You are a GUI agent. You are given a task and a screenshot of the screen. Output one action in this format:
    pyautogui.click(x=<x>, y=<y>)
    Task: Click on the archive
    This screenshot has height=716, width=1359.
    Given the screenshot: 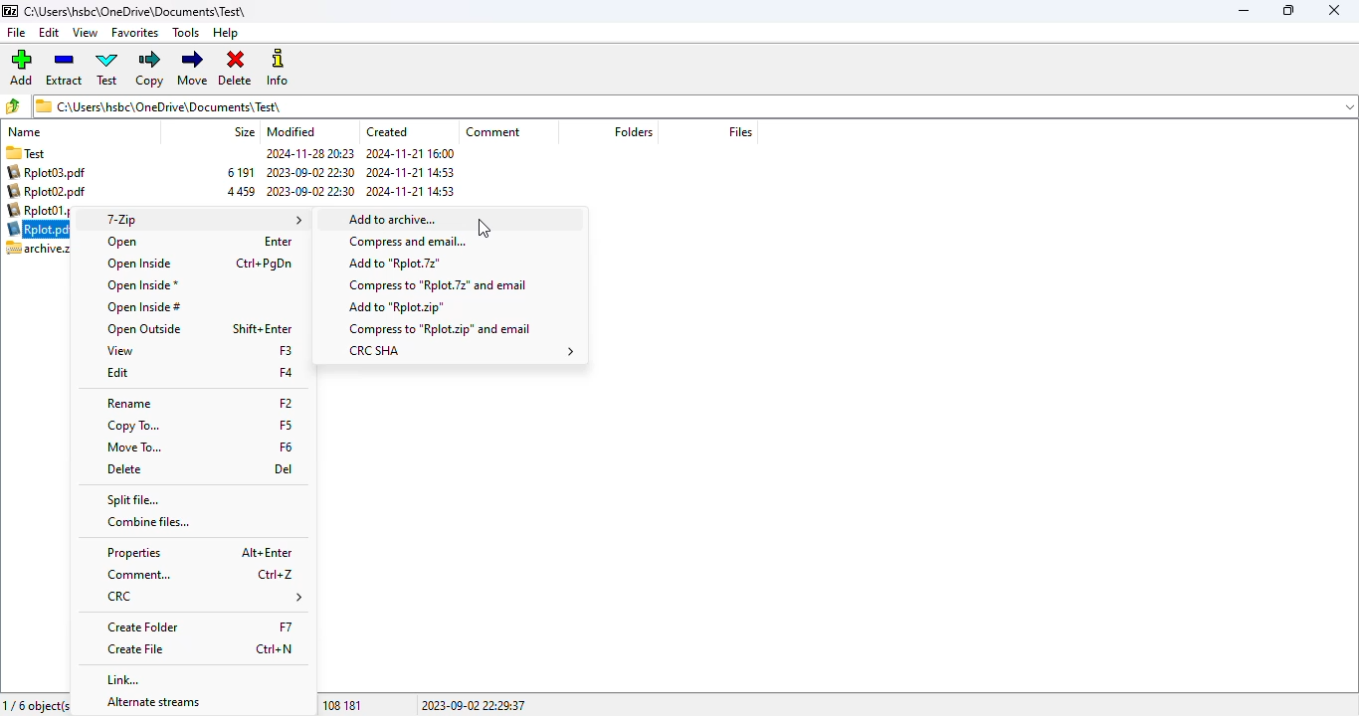 What is the action you would take?
    pyautogui.click(x=235, y=183)
    